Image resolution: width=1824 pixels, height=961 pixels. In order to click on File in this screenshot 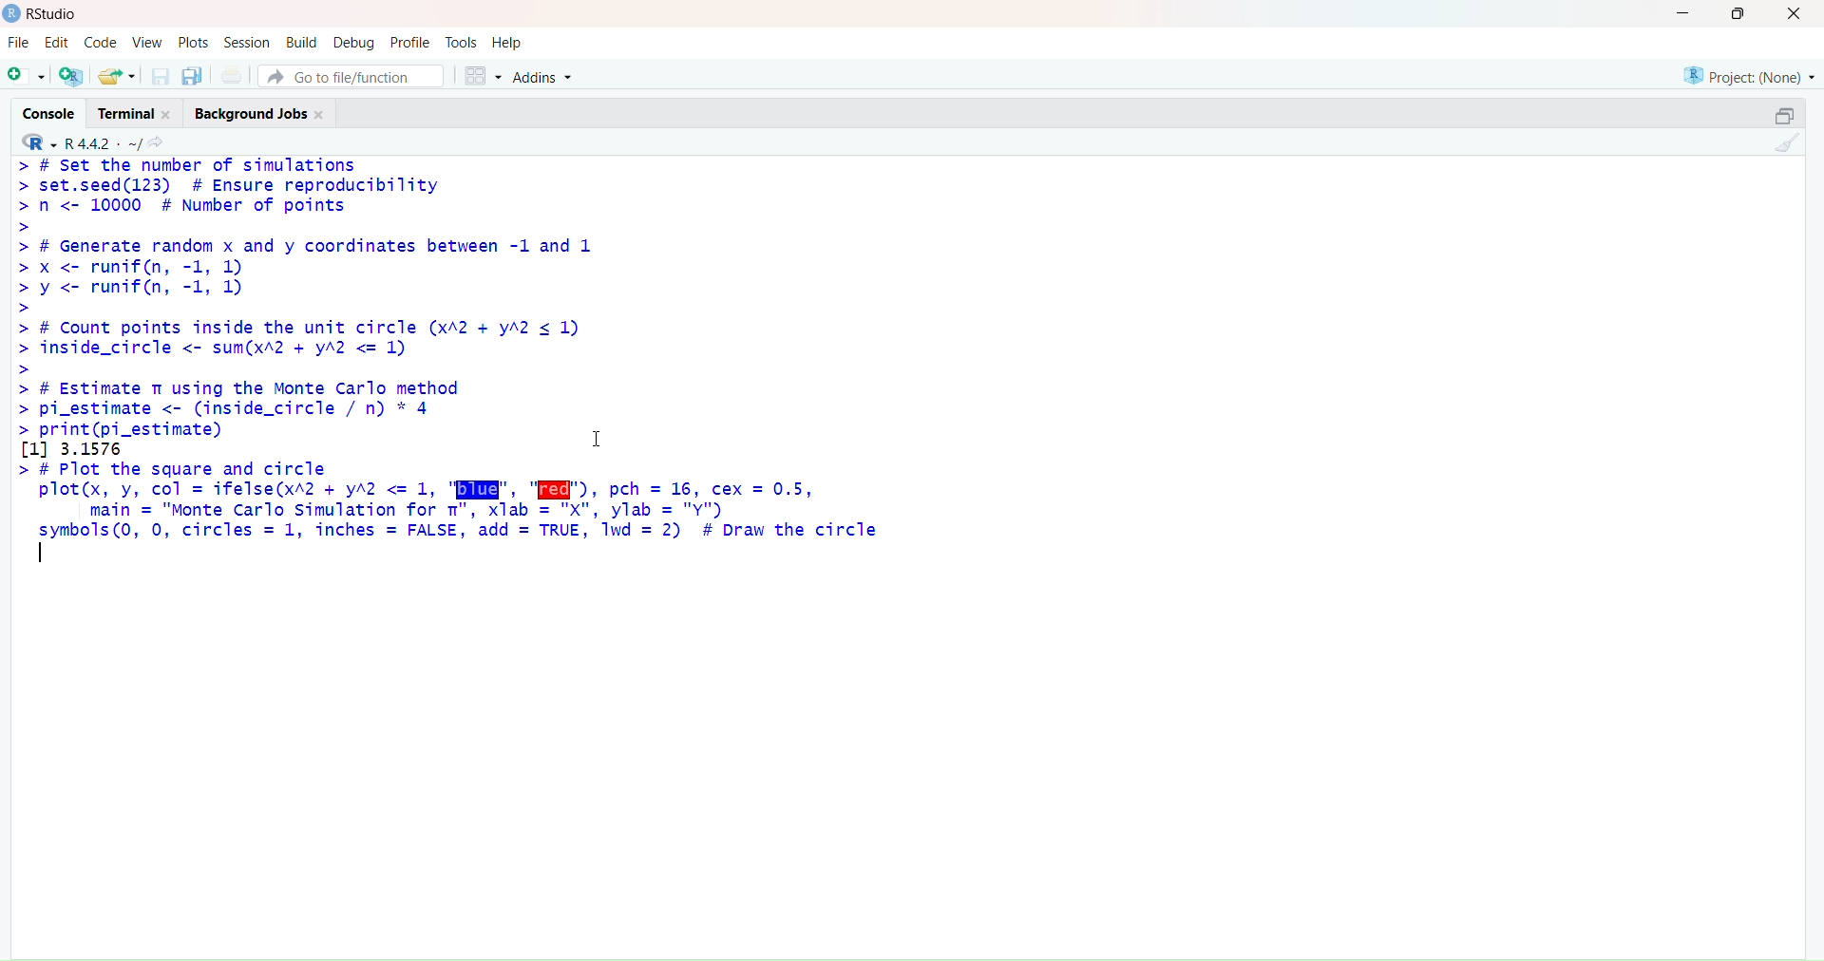, I will do `click(22, 42)`.